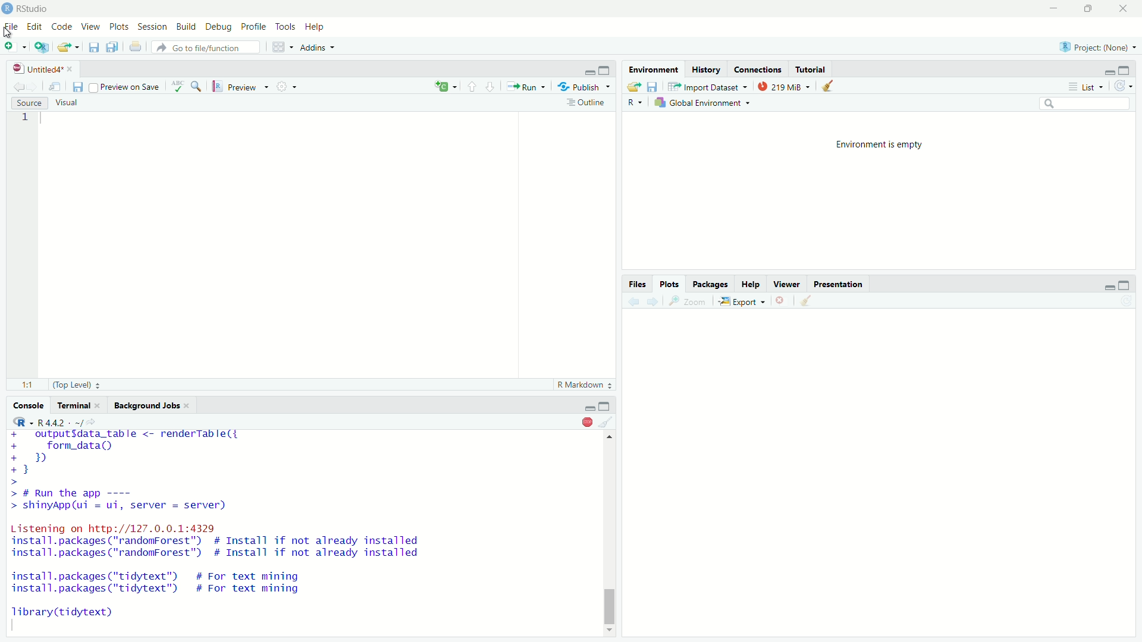 This screenshot has width=1142, height=642. I want to click on List view, so click(1085, 86).